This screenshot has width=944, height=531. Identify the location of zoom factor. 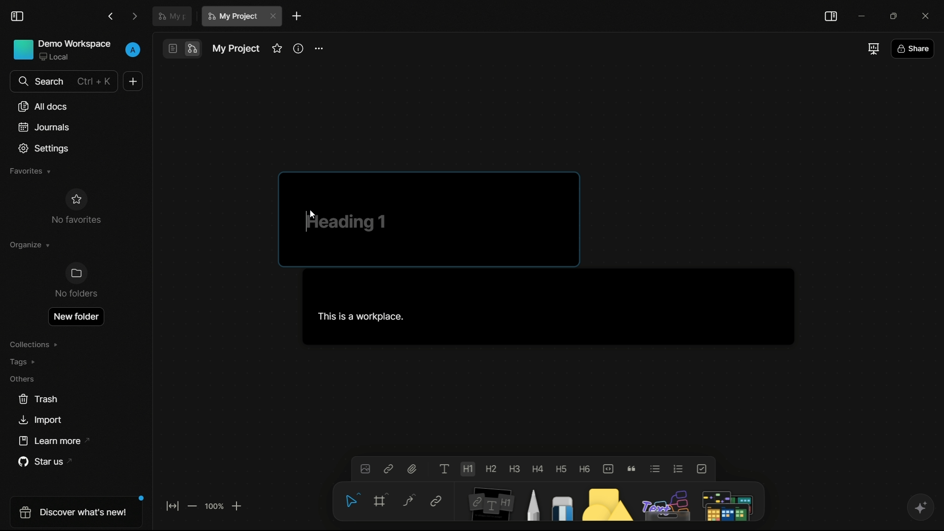
(214, 507).